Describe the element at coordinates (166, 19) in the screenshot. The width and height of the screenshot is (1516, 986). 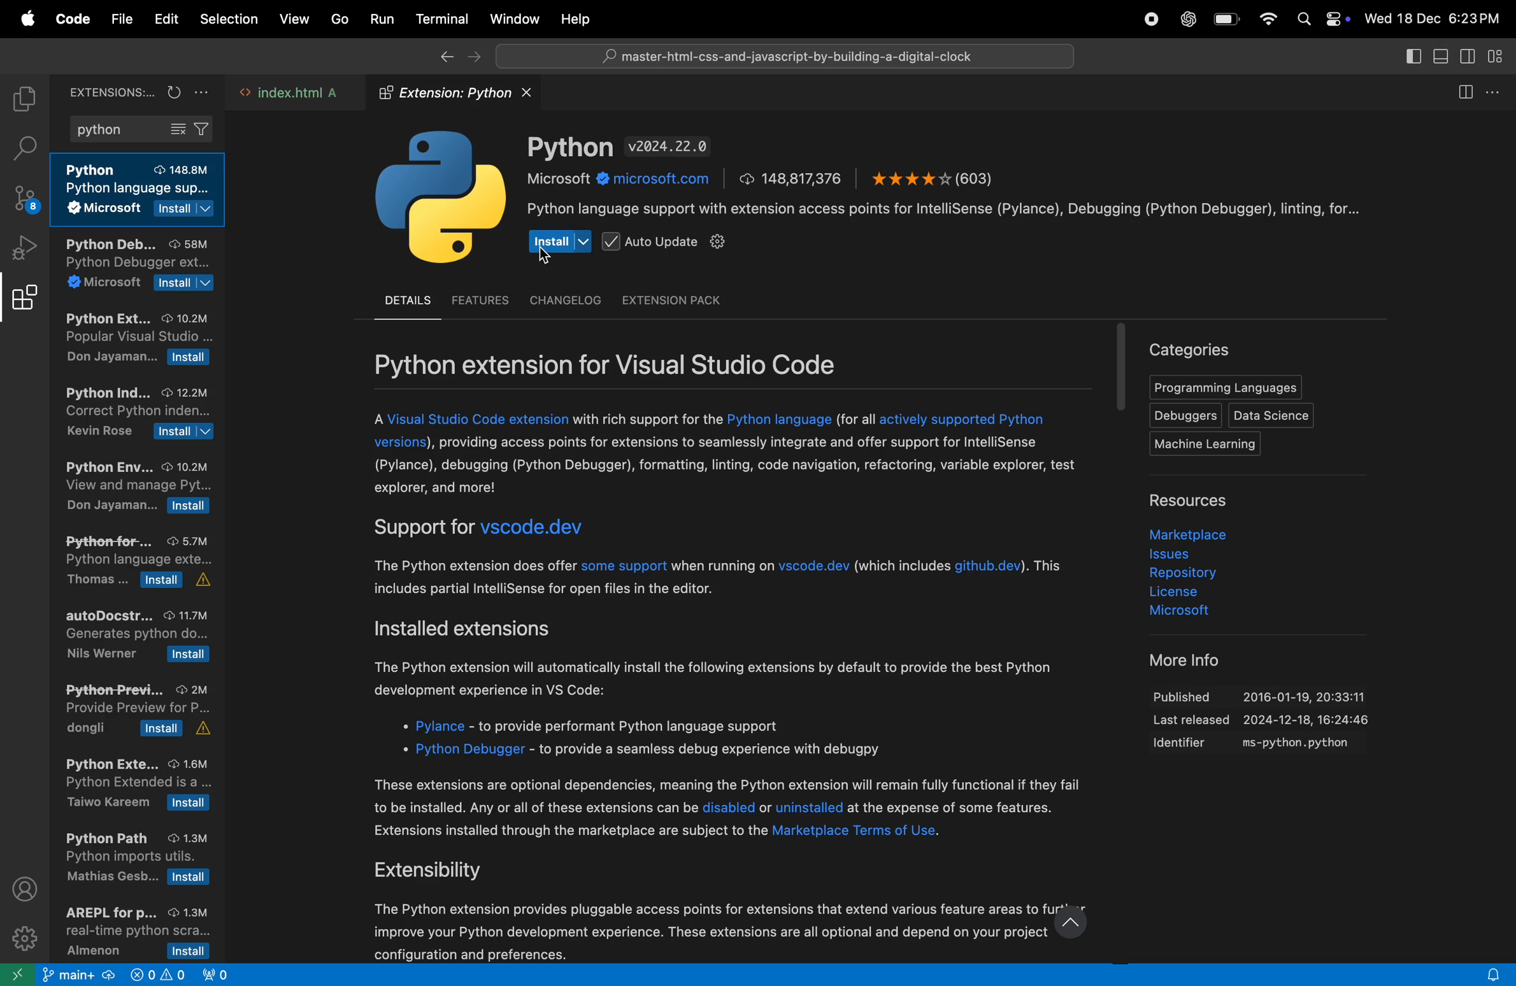
I see `edit` at that location.